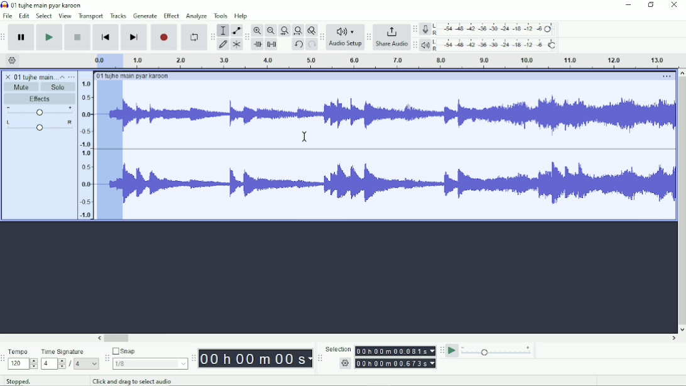 The image size is (686, 386). I want to click on Pause, so click(22, 38).